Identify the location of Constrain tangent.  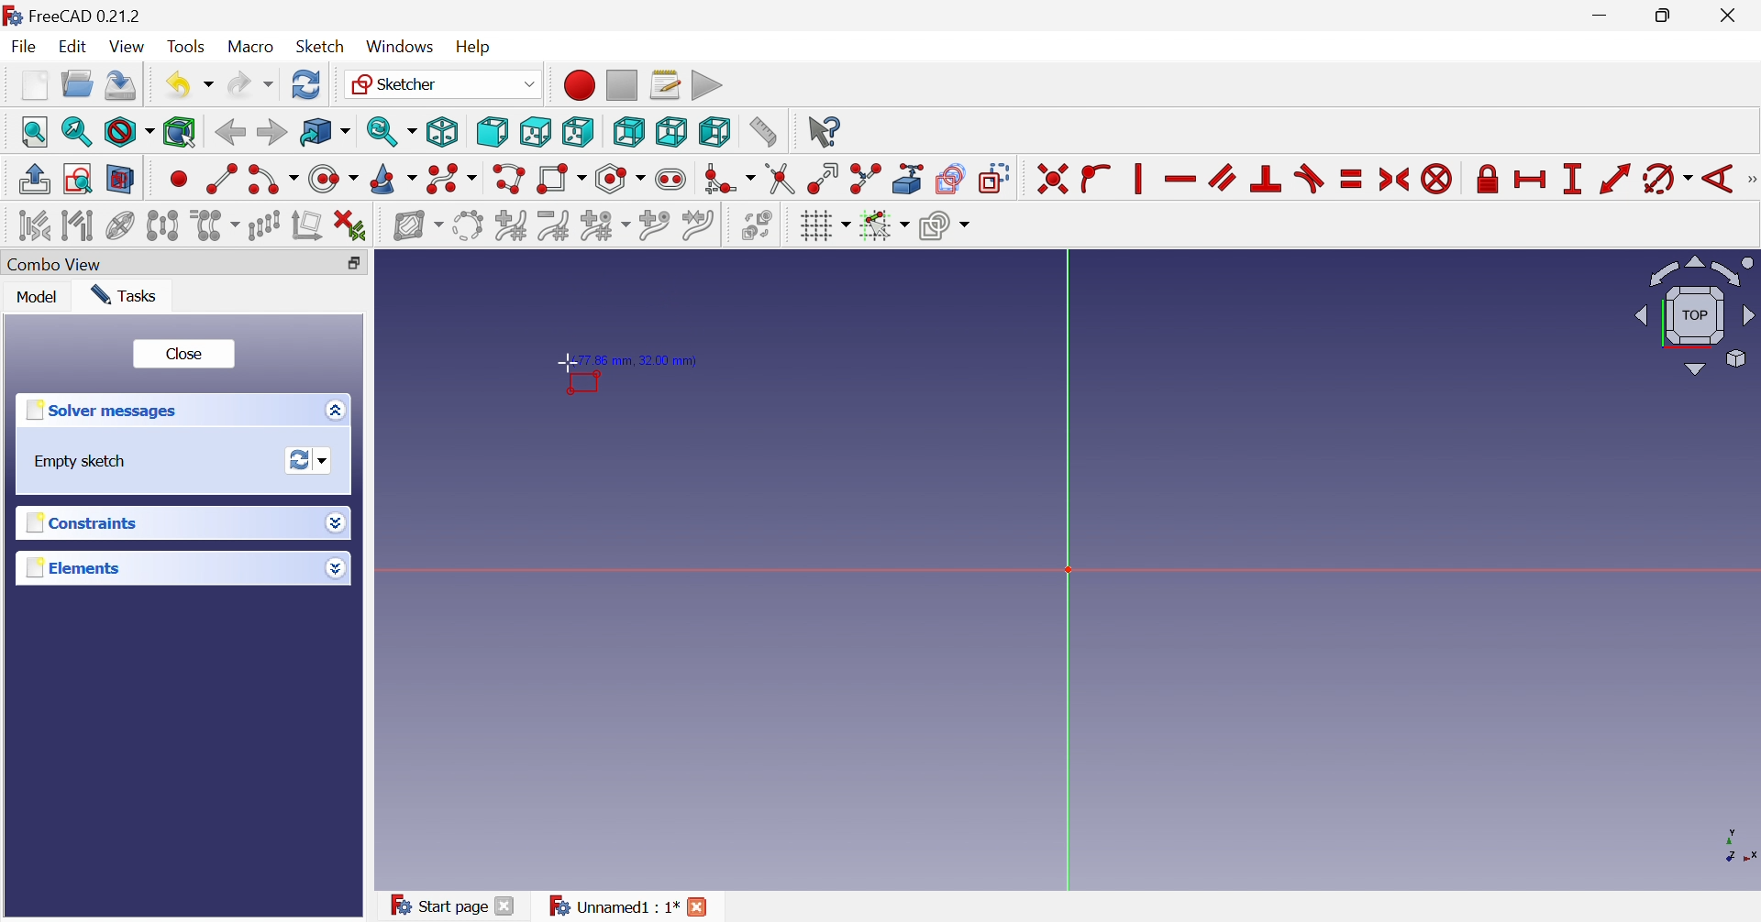
(1312, 178).